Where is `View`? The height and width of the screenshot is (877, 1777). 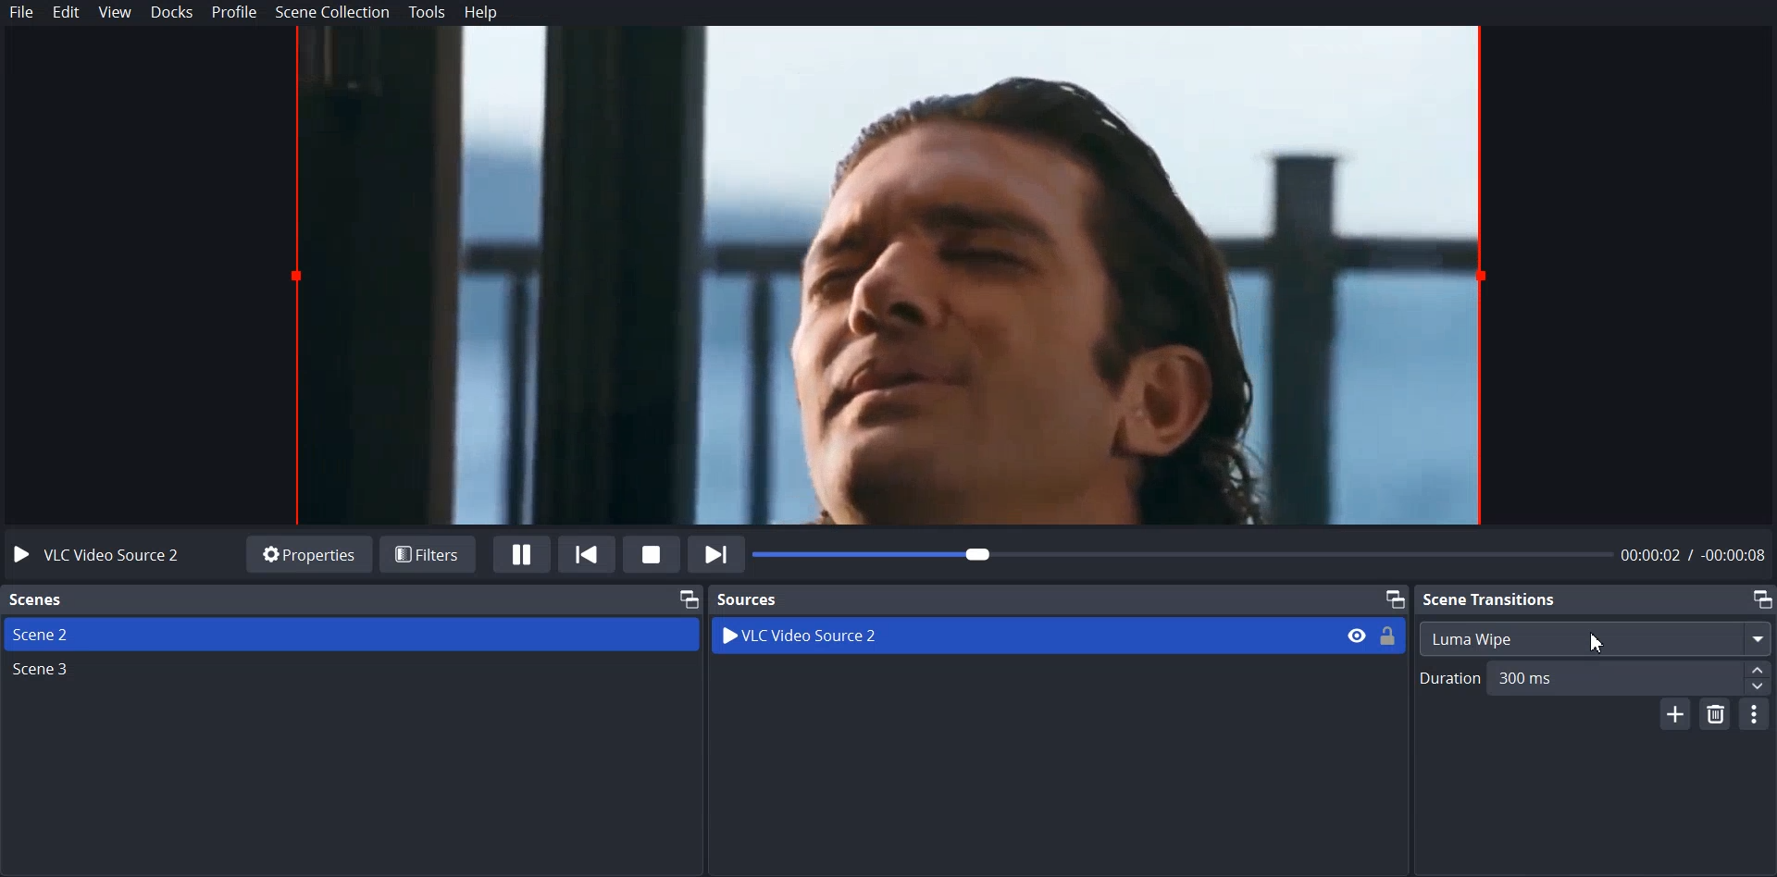
View is located at coordinates (116, 13).